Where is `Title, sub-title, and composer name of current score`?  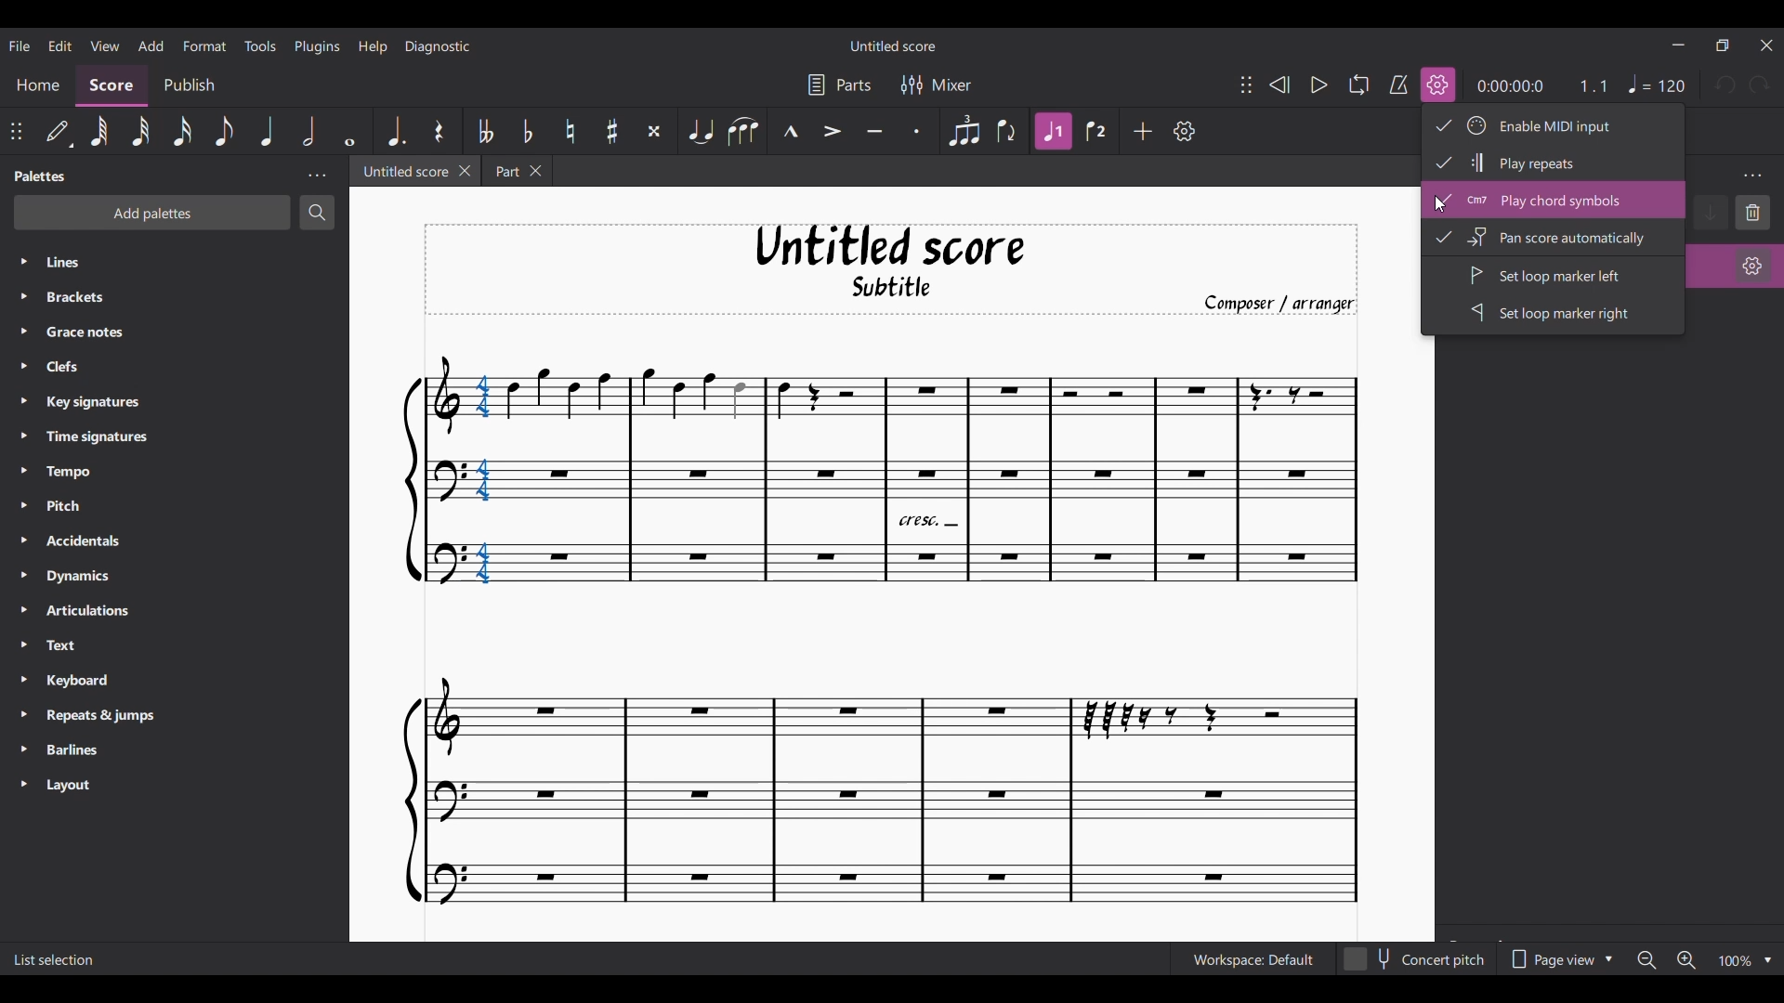
Title, sub-title, and composer name of current score is located at coordinates (891, 269).